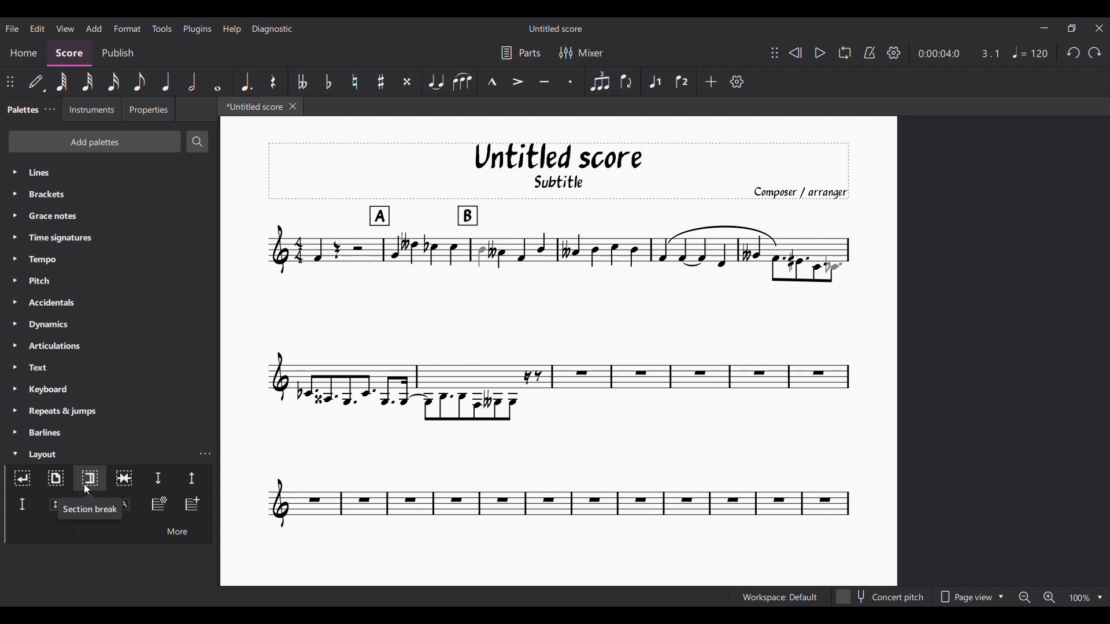 The width and height of the screenshot is (1110, 624). Describe the element at coordinates (1045, 28) in the screenshot. I see `Minimize` at that location.